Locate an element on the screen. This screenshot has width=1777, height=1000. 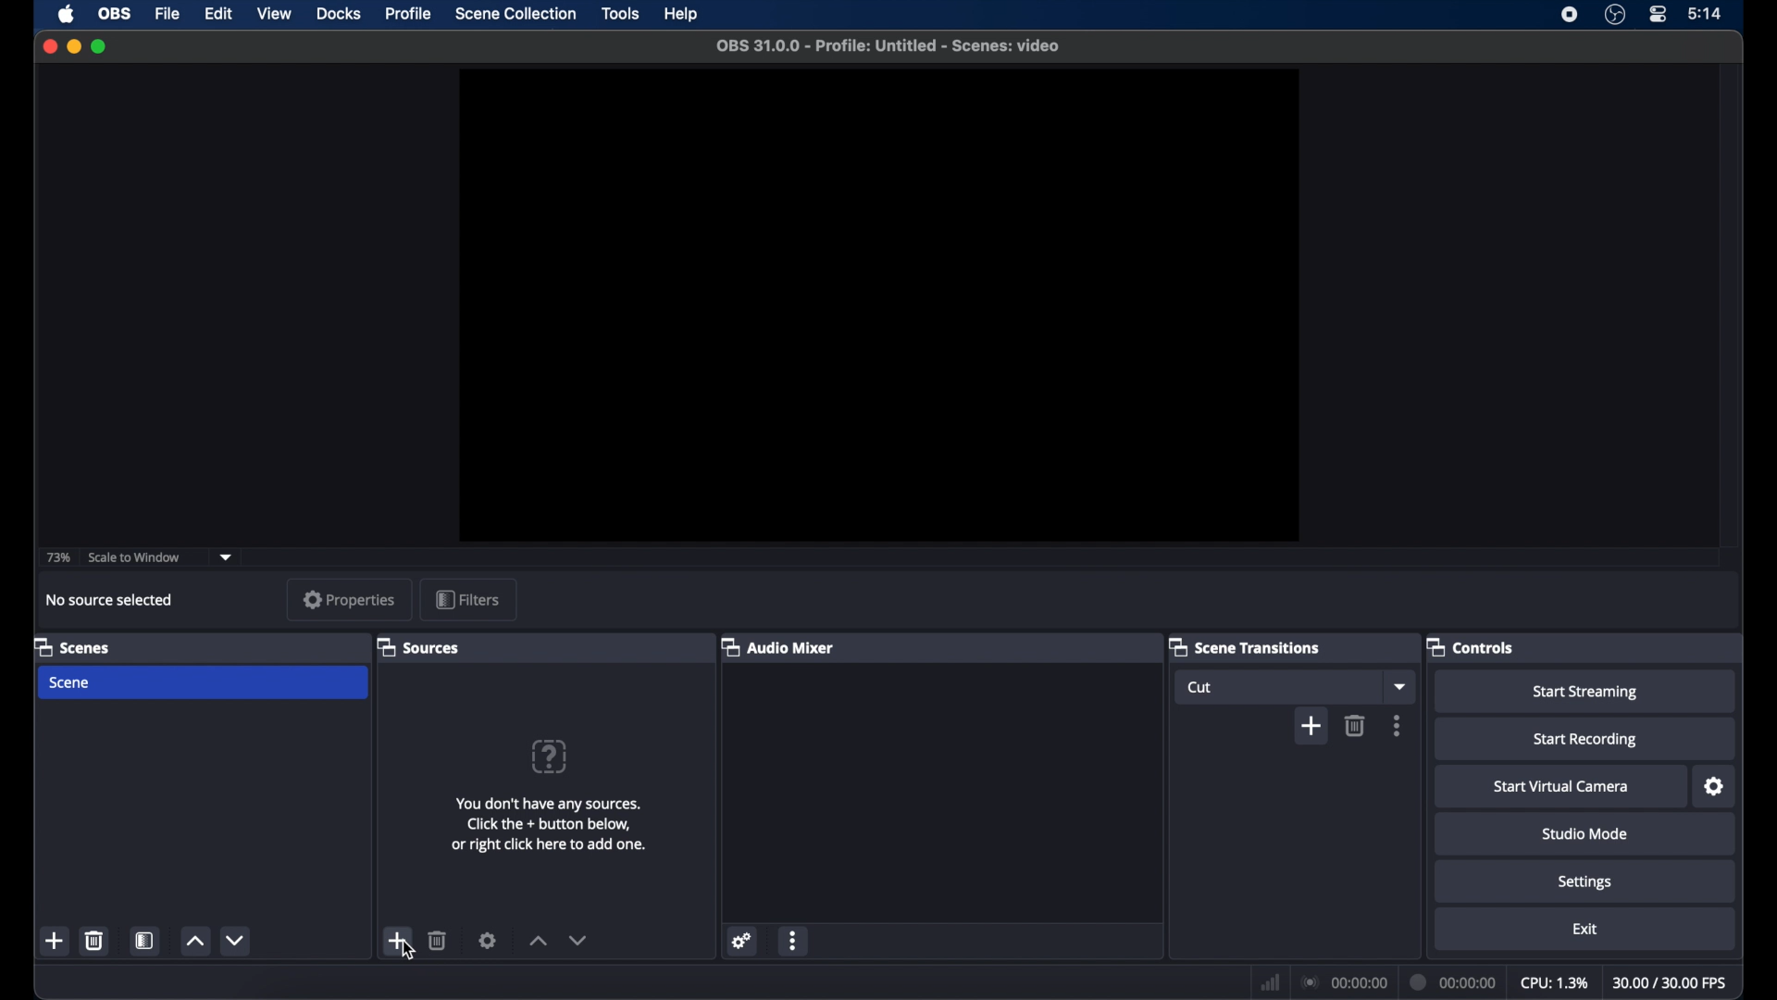
increment is located at coordinates (537, 942).